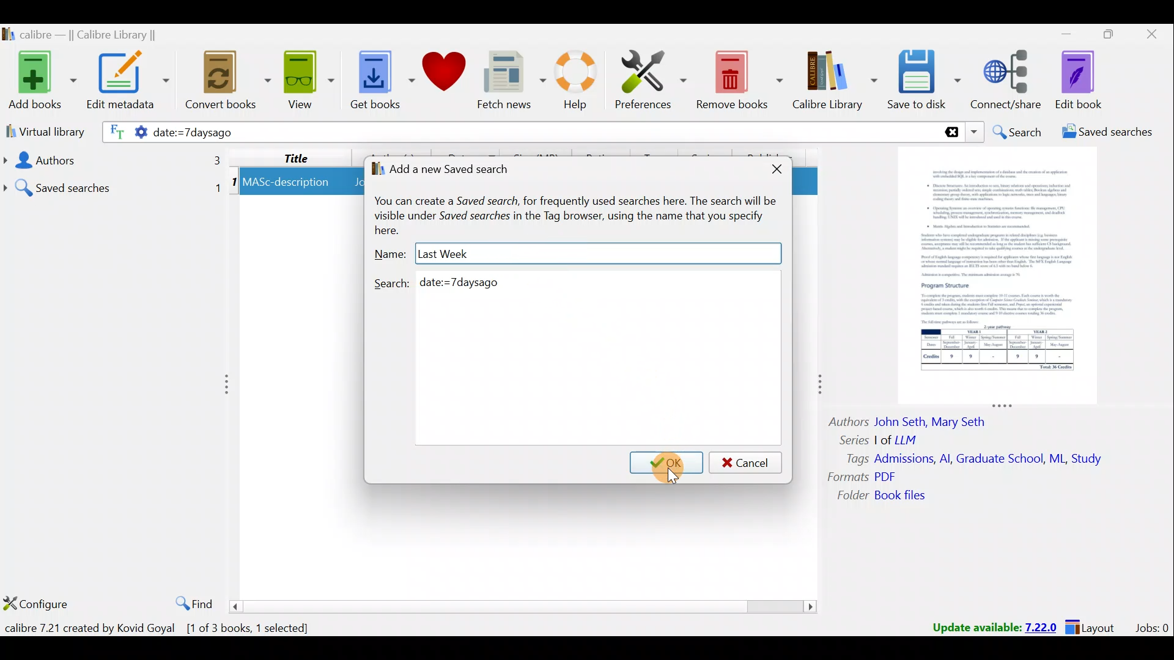  What do you see at coordinates (131, 82) in the screenshot?
I see `Edit metadata` at bounding box center [131, 82].